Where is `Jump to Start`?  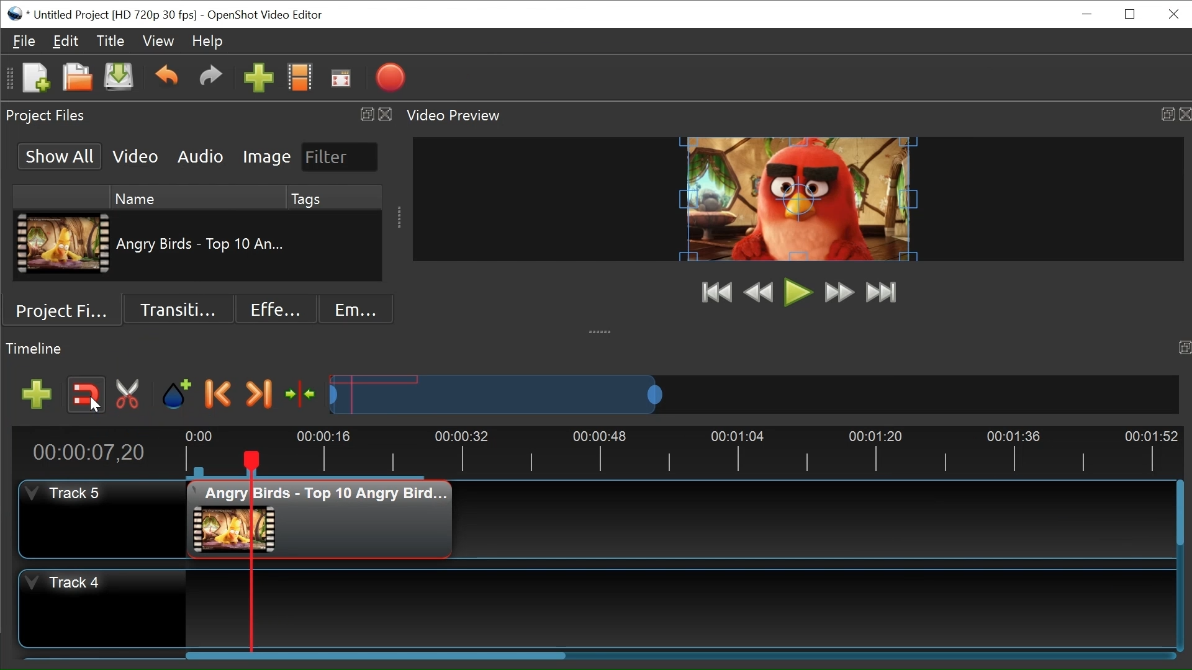
Jump to Start is located at coordinates (716, 292).